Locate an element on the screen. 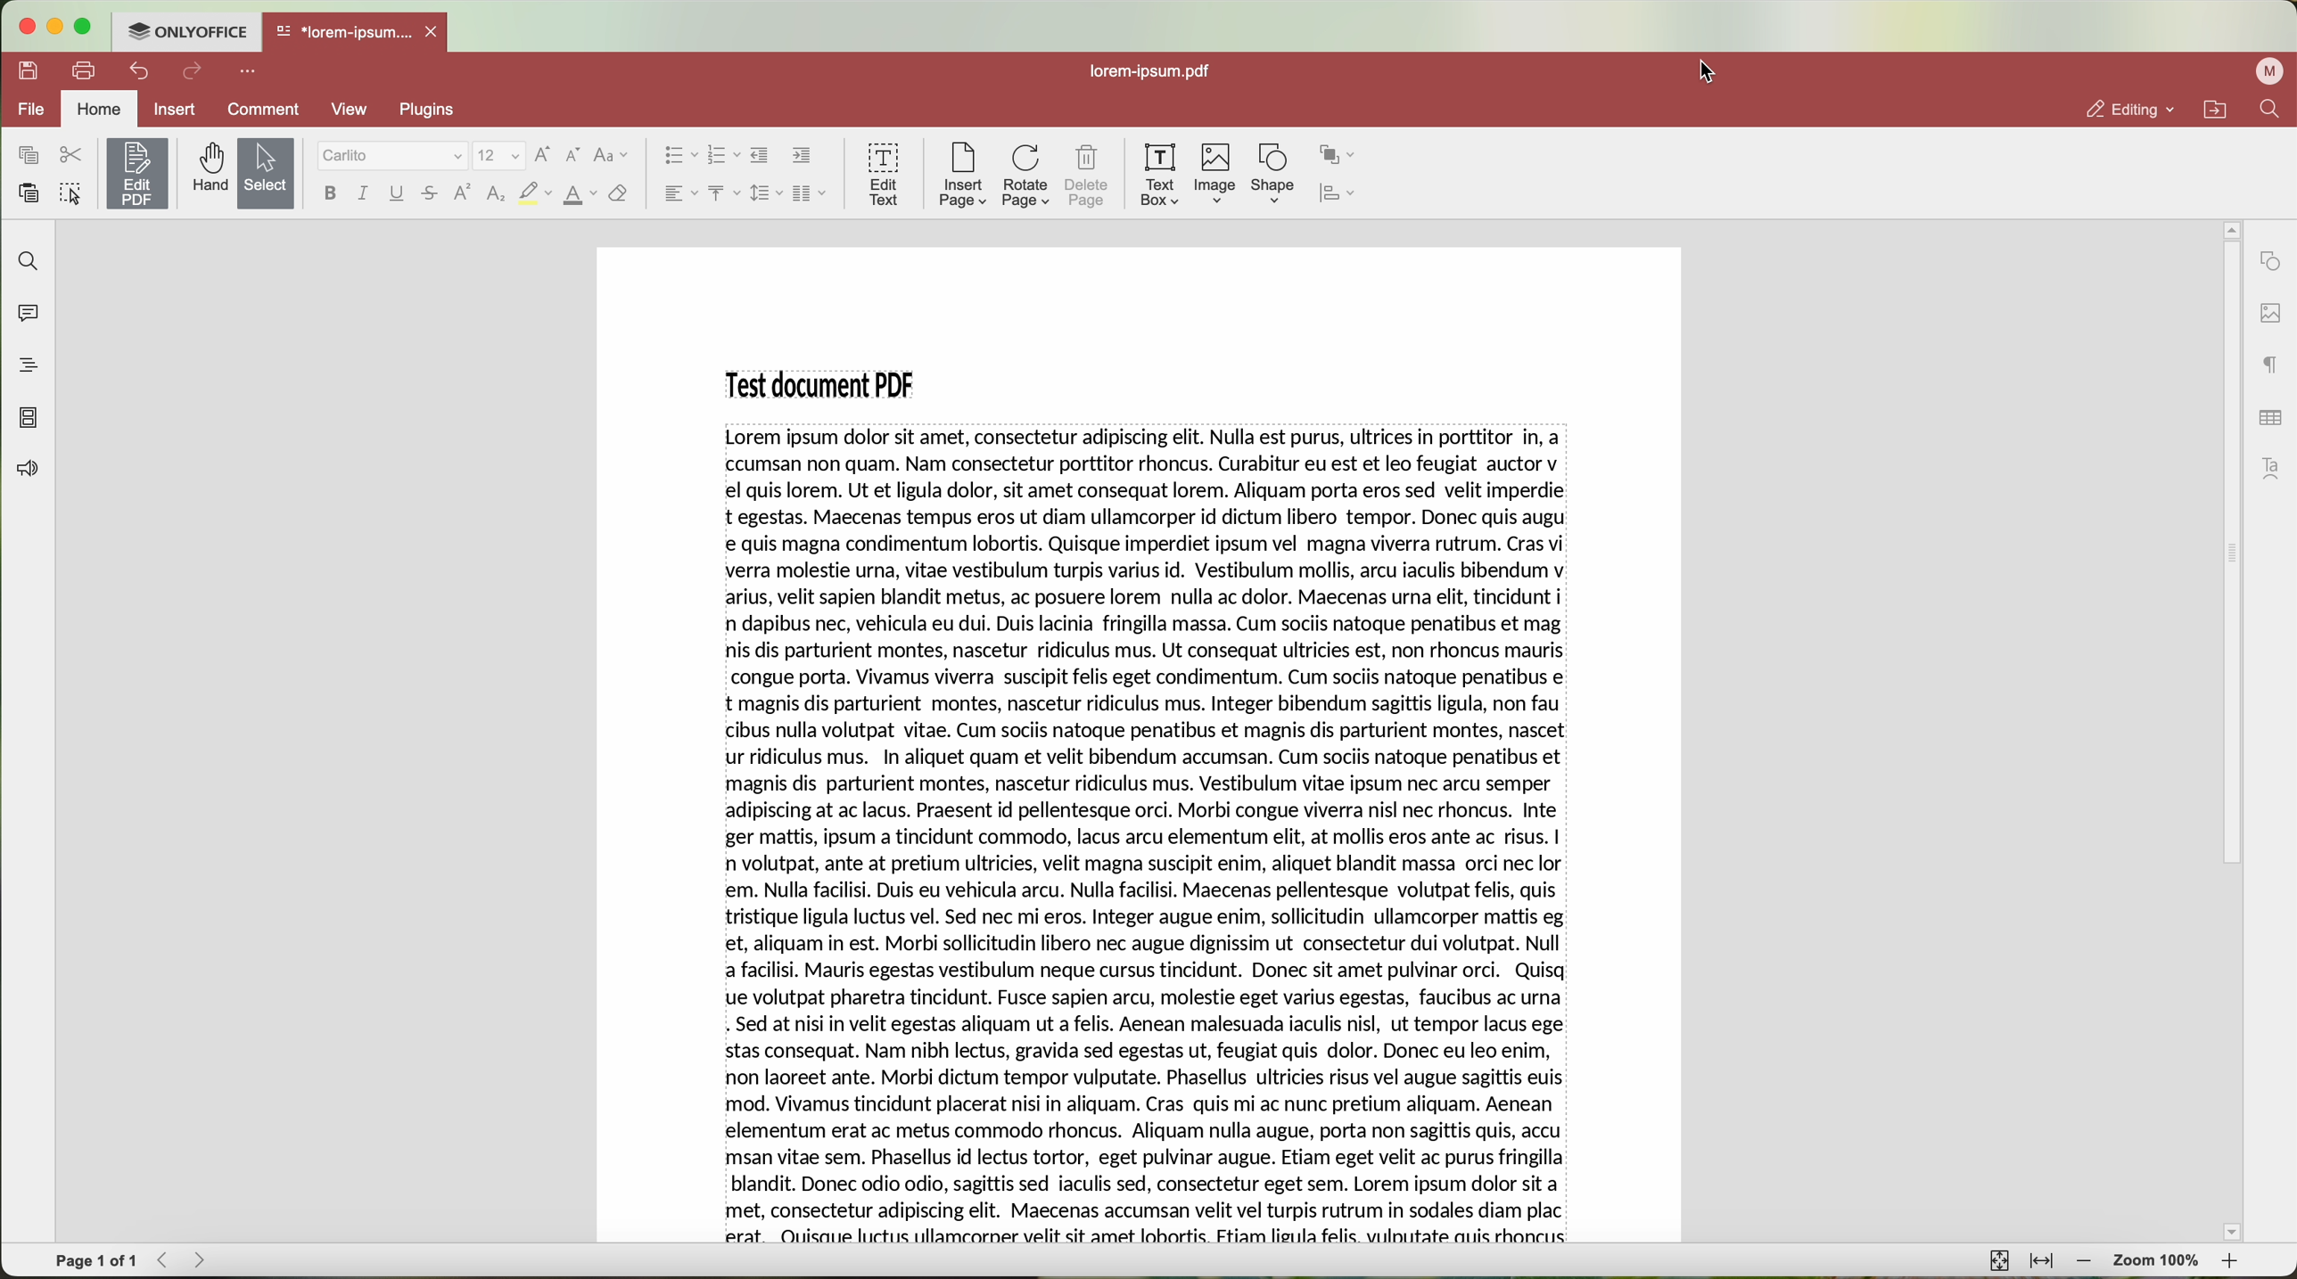 The image size is (2297, 1279). fit to page is located at coordinates (2000, 1261).